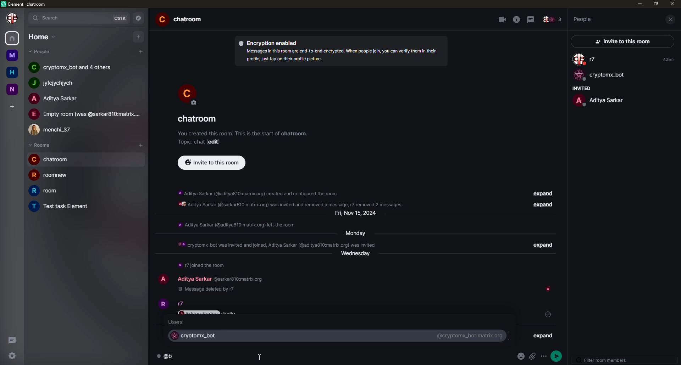 This screenshot has height=365, width=681. Describe the element at coordinates (672, 4) in the screenshot. I see `close` at that location.